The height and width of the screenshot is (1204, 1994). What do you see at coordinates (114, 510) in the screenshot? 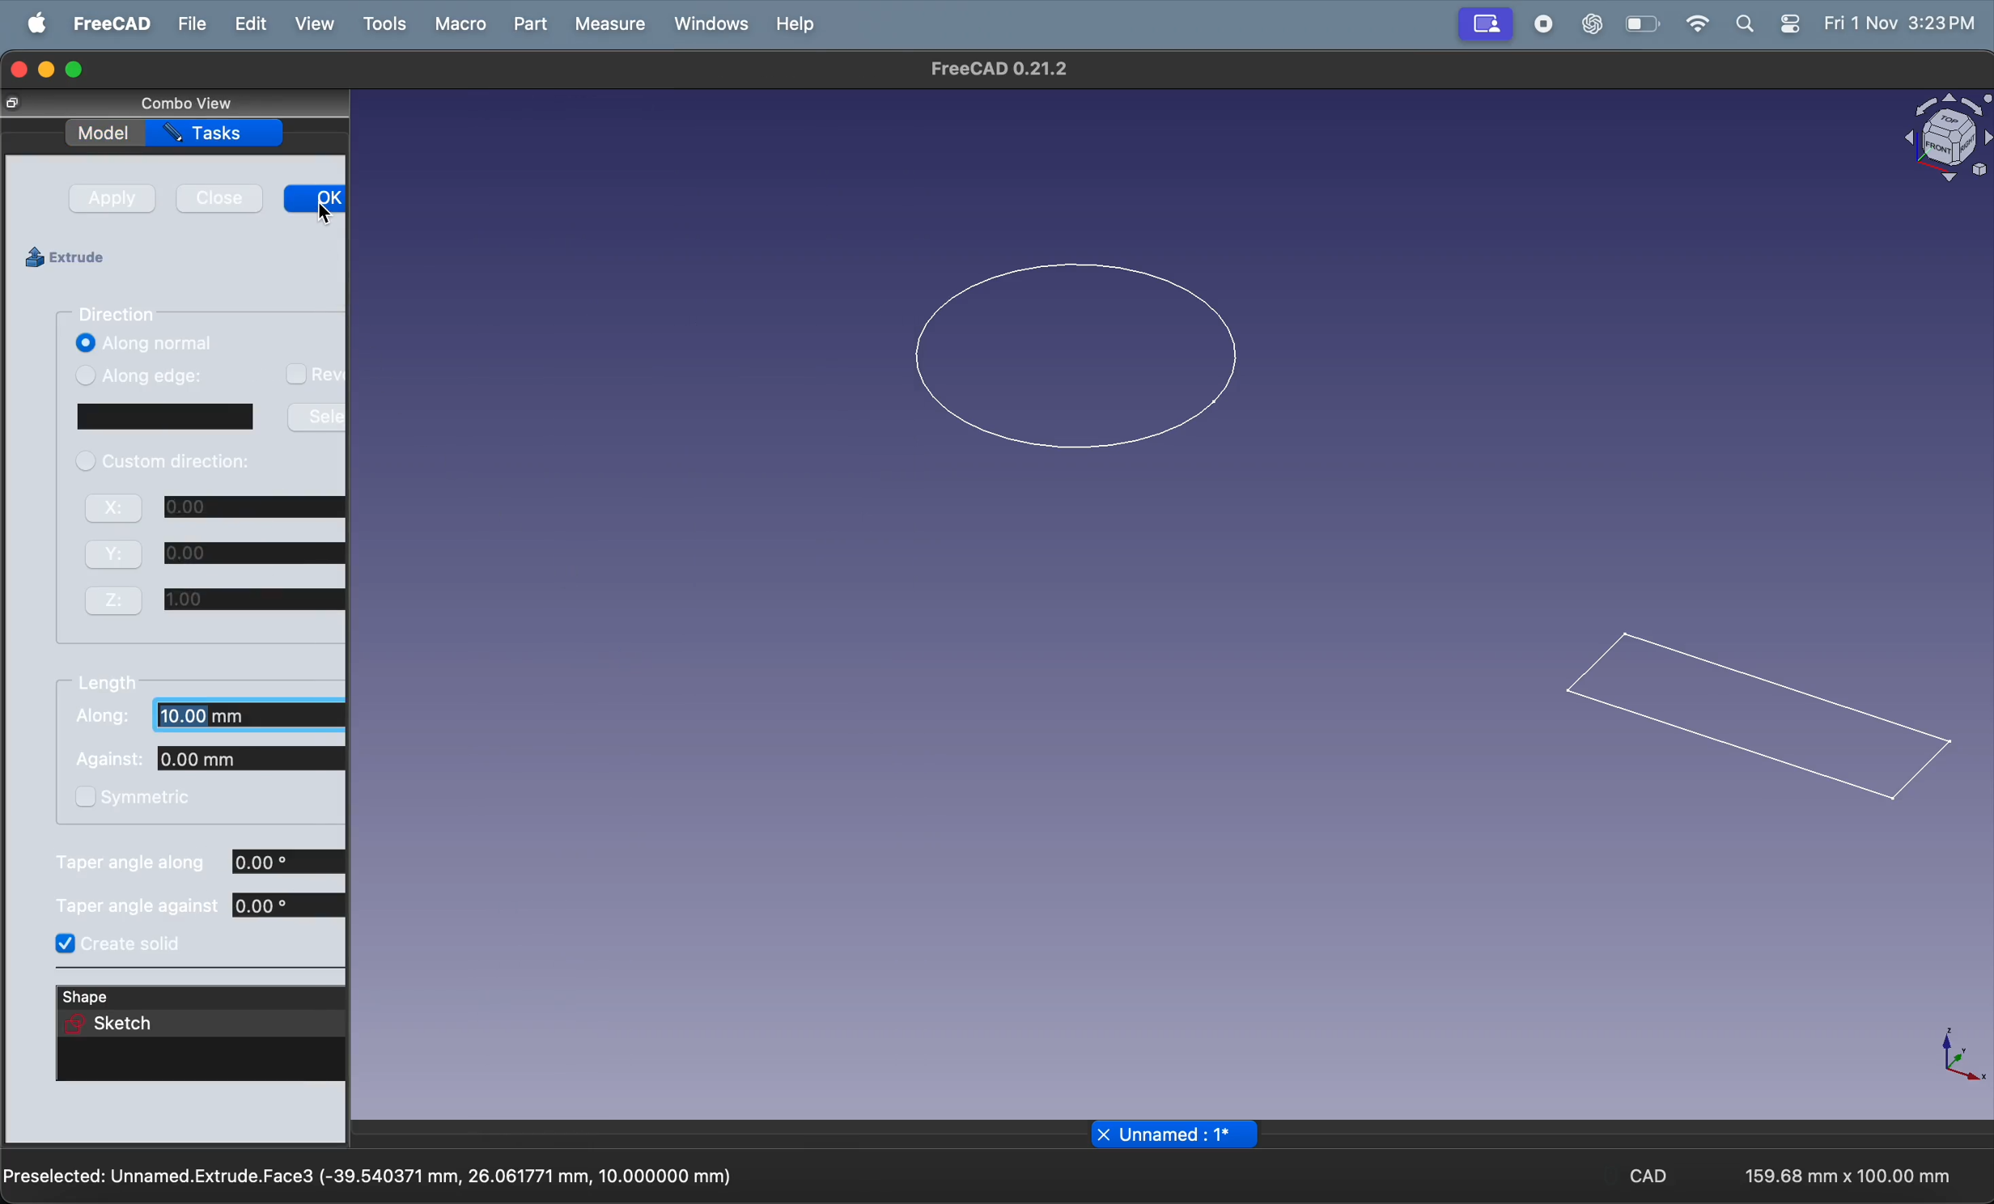
I see `X:` at bounding box center [114, 510].